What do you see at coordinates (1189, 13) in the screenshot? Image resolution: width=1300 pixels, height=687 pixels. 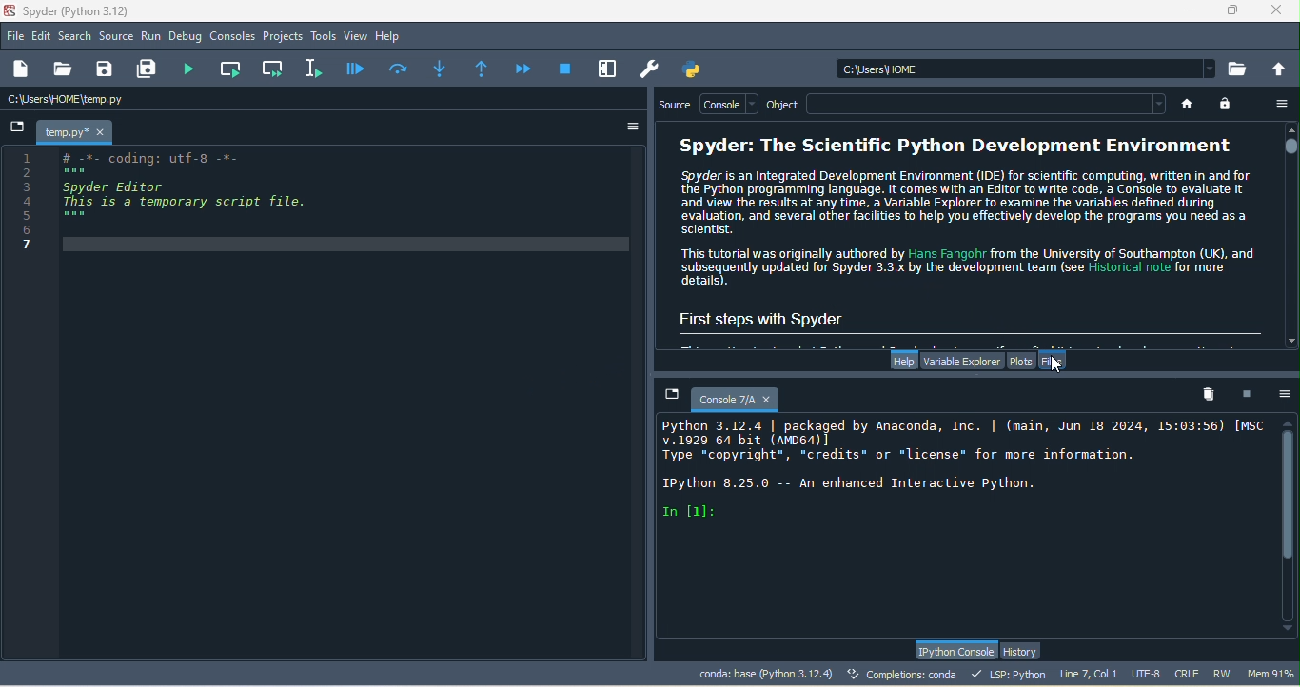 I see `minimize` at bounding box center [1189, 13].